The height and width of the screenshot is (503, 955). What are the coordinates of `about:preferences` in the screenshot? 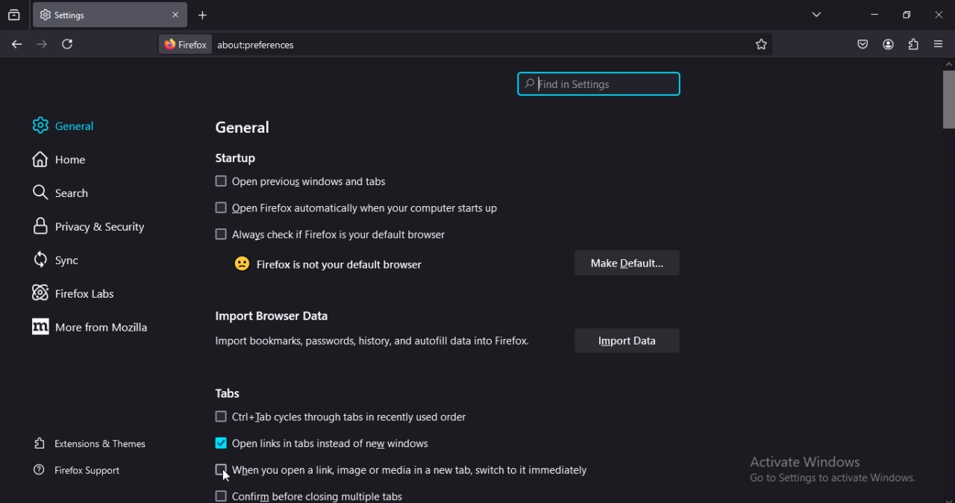 It's located at (437, 45).